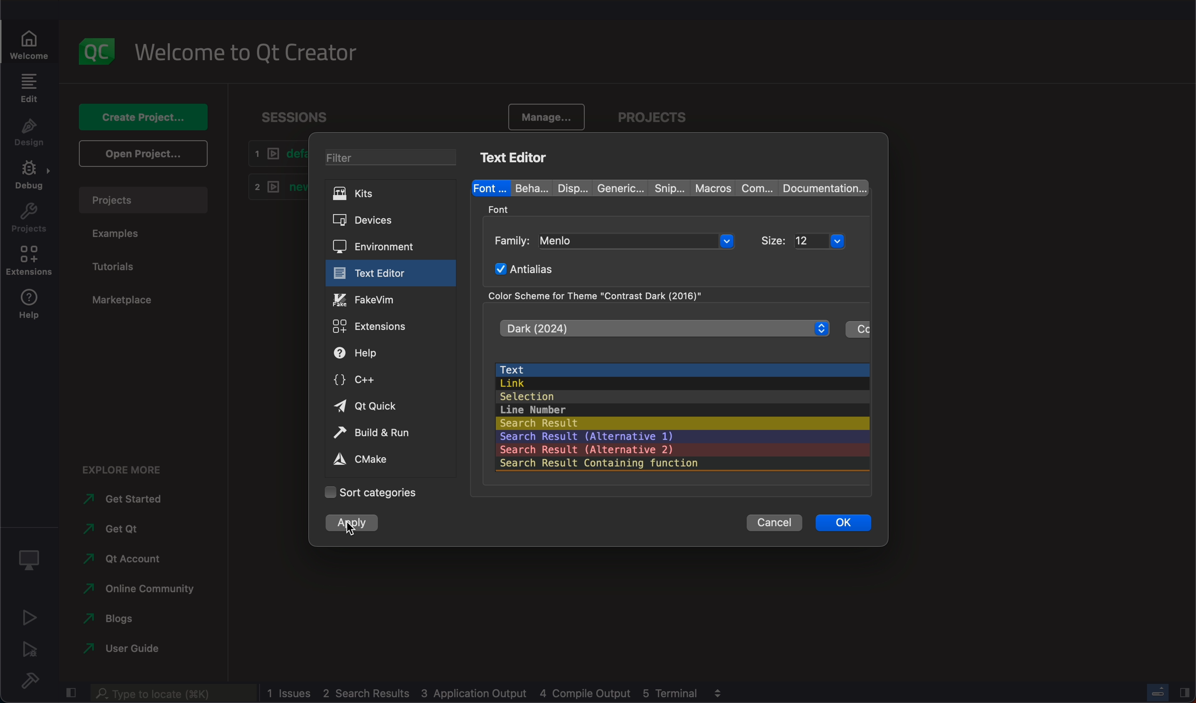 The height and width of the screenshot is (703, 1196). Describe the element at coordinates (565, 187) in the screenshot. I see `disp` at that location.